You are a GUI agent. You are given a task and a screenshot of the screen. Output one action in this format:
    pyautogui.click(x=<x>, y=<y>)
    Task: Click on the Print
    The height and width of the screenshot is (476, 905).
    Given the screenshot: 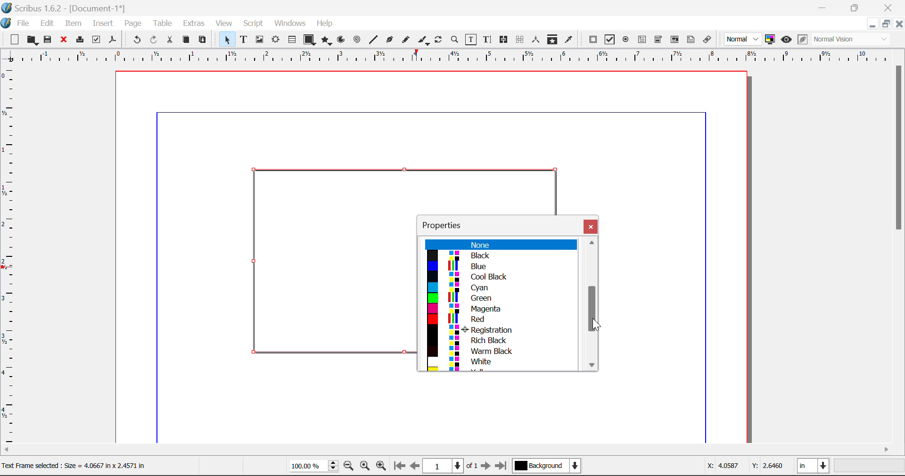 What is the action you would take?
    pyautogui.click(x=79, y=40)
    